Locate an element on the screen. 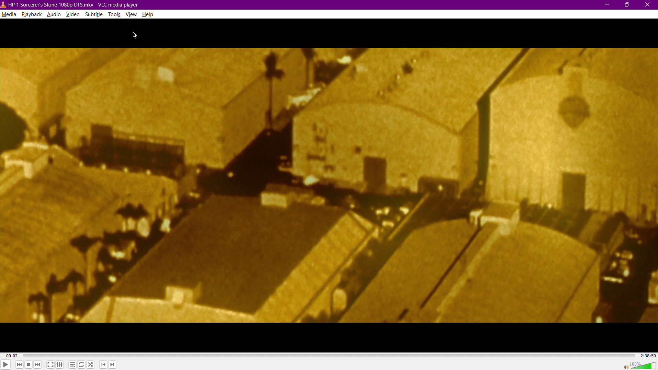 This screenshot has width=658, height=370. Subtitle is located at coordinates (95, 15).